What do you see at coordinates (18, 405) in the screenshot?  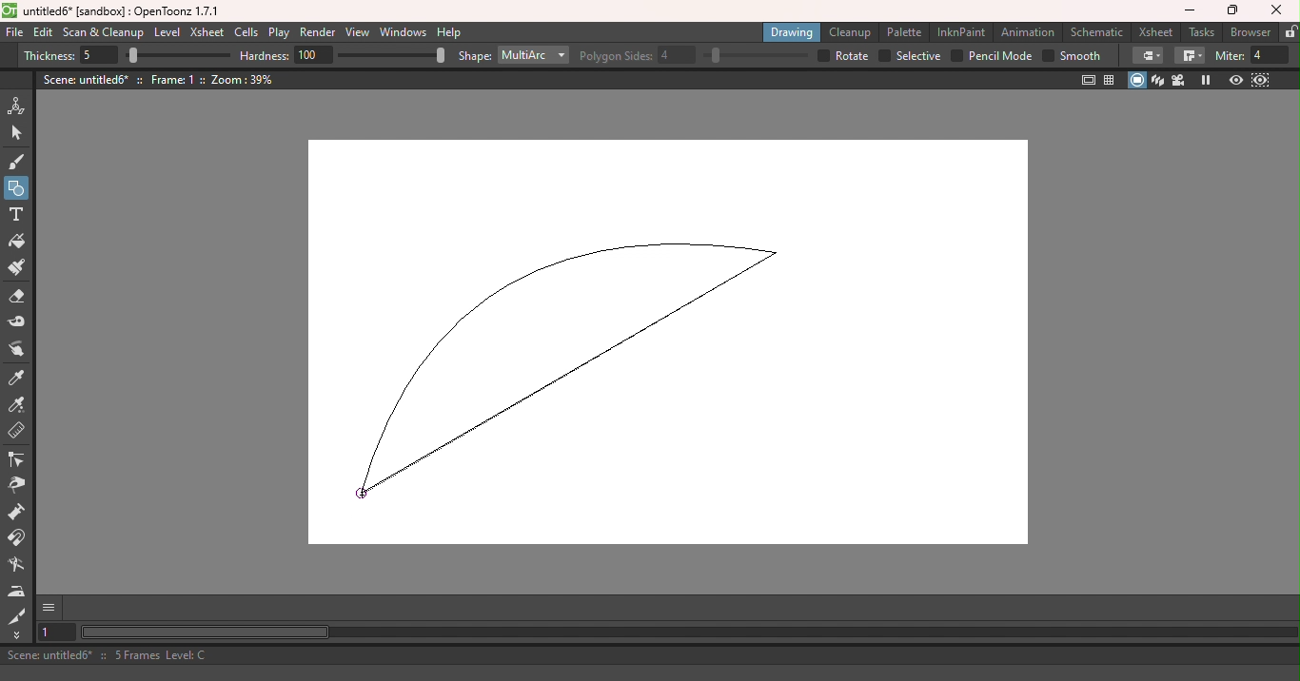 I see `RGB picker tool` at bounding box center [18, 405].